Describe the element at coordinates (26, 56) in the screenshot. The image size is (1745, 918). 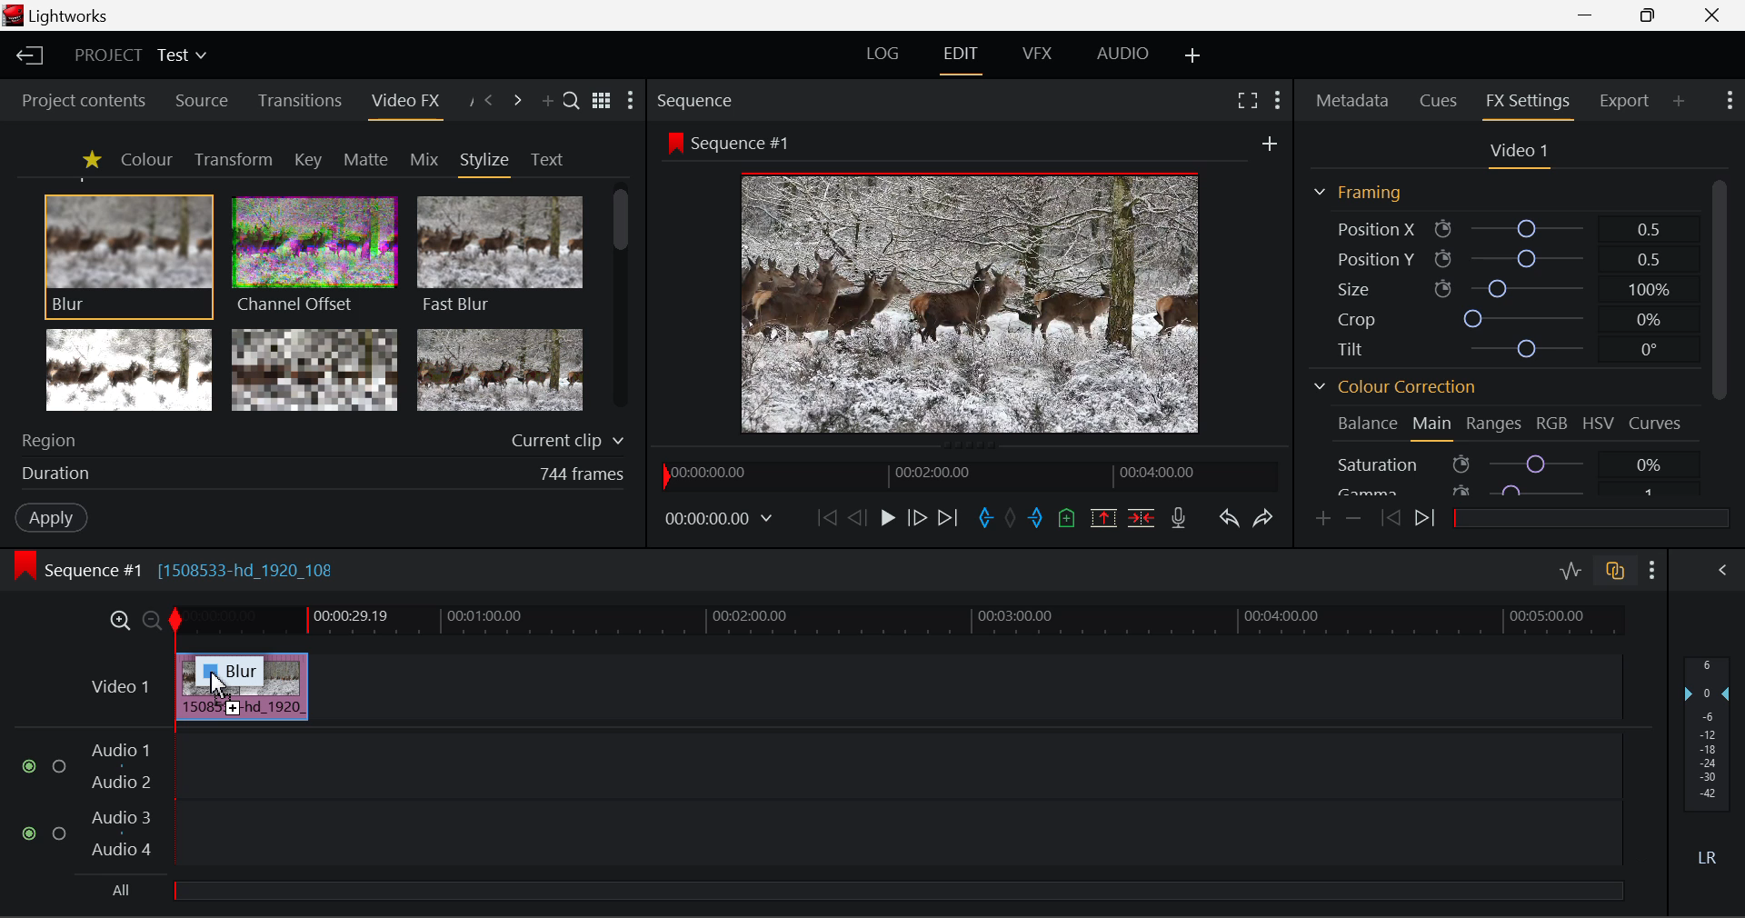
I see `Back to Homepage` at that location.